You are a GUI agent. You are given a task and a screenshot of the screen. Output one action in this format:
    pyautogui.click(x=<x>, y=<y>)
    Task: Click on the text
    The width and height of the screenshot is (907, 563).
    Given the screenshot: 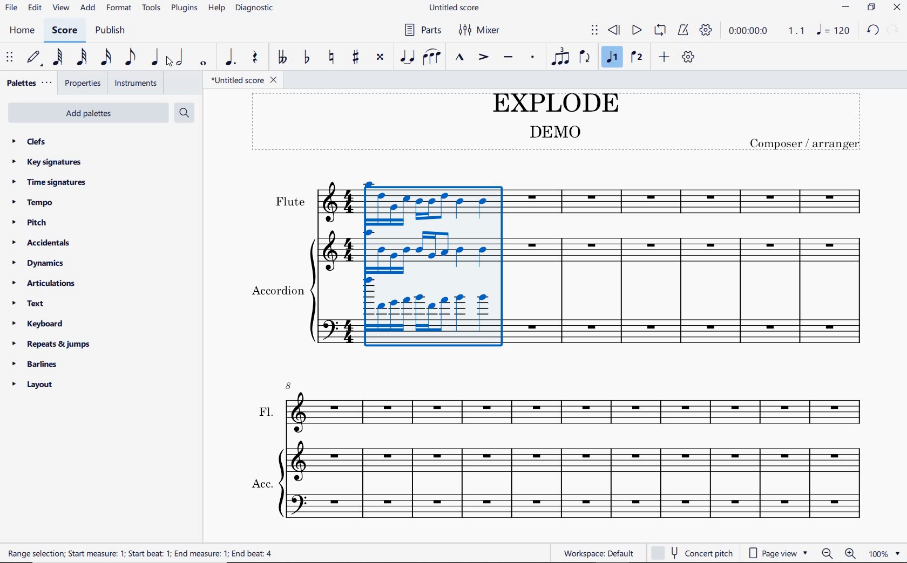 What is the action you would take?
    pyautogui.click(x=30, y=304)
    